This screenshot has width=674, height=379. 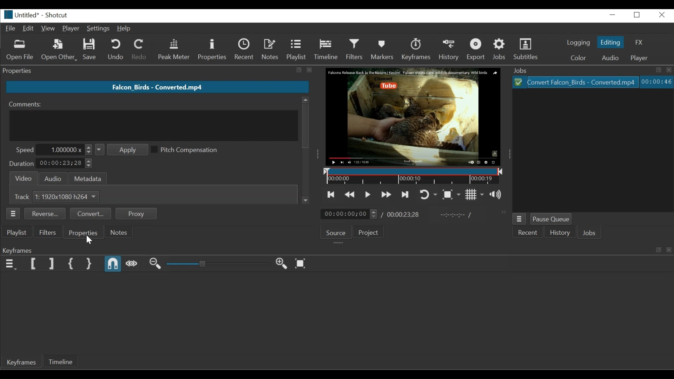 What do you see at coordinates (637, 15) in the screenshot?
I see `Restore` at bounding box center [637, 15].